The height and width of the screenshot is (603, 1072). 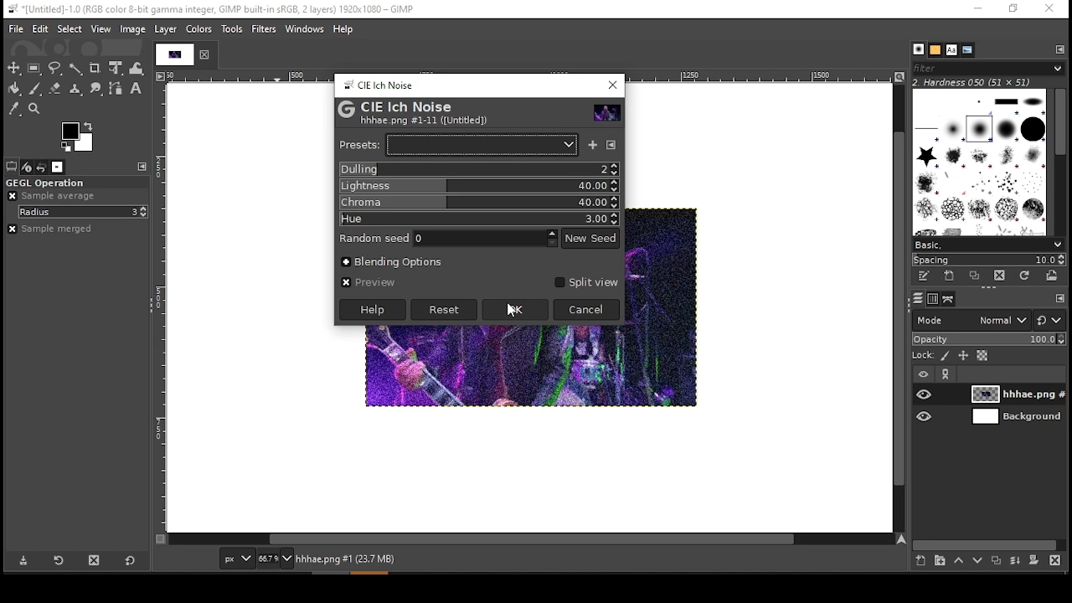 What do you see at coordinates (75, 183) in the screenshot?
I see `GEGL operation` at bounding box center [75, 183].